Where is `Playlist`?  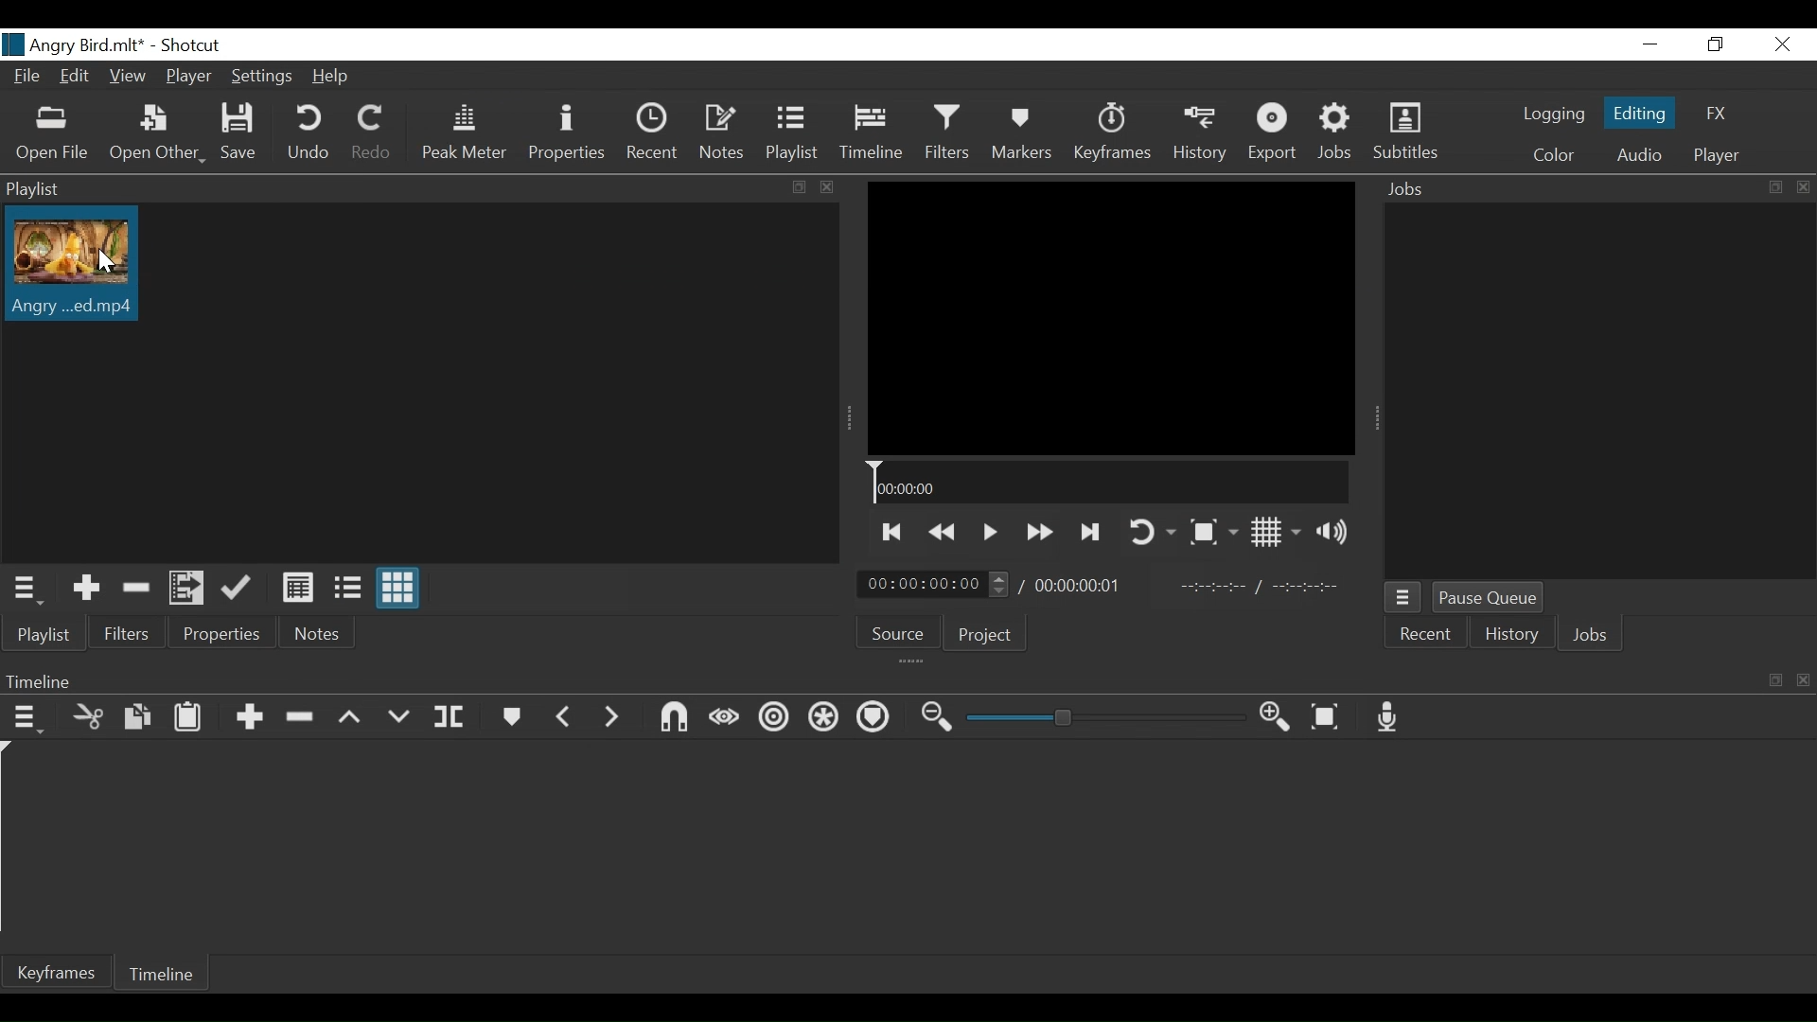 Playlist is located at coordinates (44, 633).